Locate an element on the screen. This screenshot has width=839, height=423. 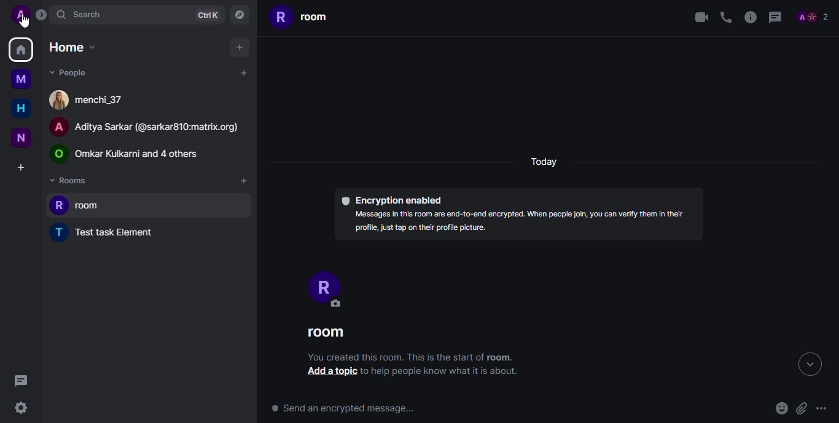
explore is located at coordinates (238, 14).